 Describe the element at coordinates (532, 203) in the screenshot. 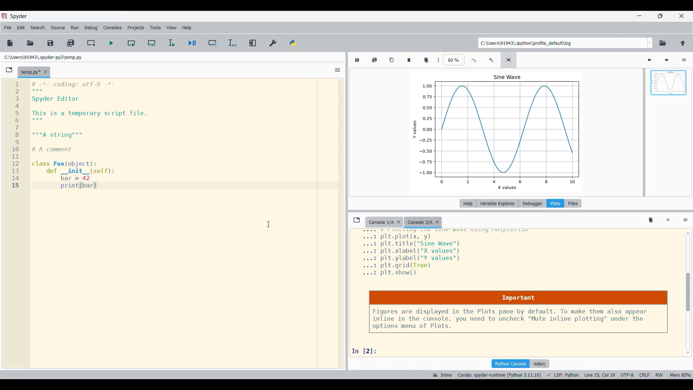

I see `Debugger` at that location.